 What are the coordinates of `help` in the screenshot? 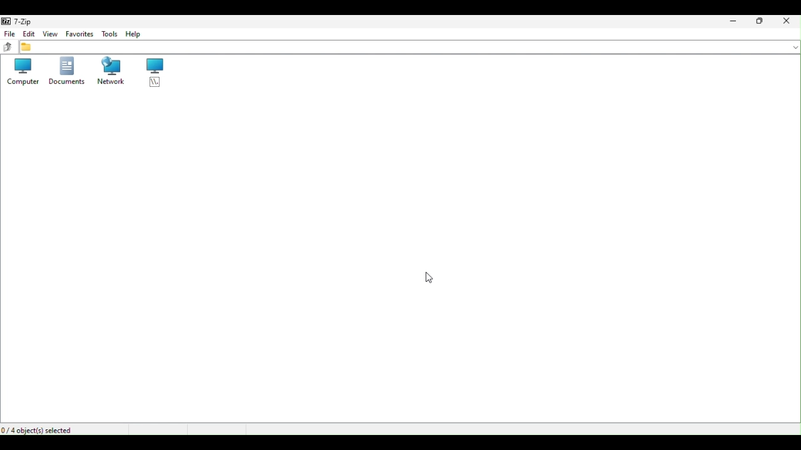 It's located at (135, 33).